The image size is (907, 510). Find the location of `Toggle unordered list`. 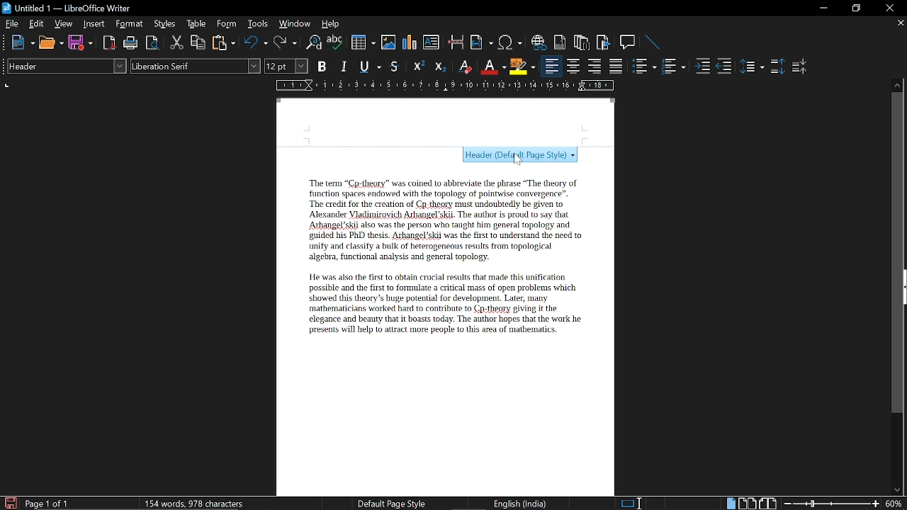

Toggle unordered list is located at coordinates (672, 67).